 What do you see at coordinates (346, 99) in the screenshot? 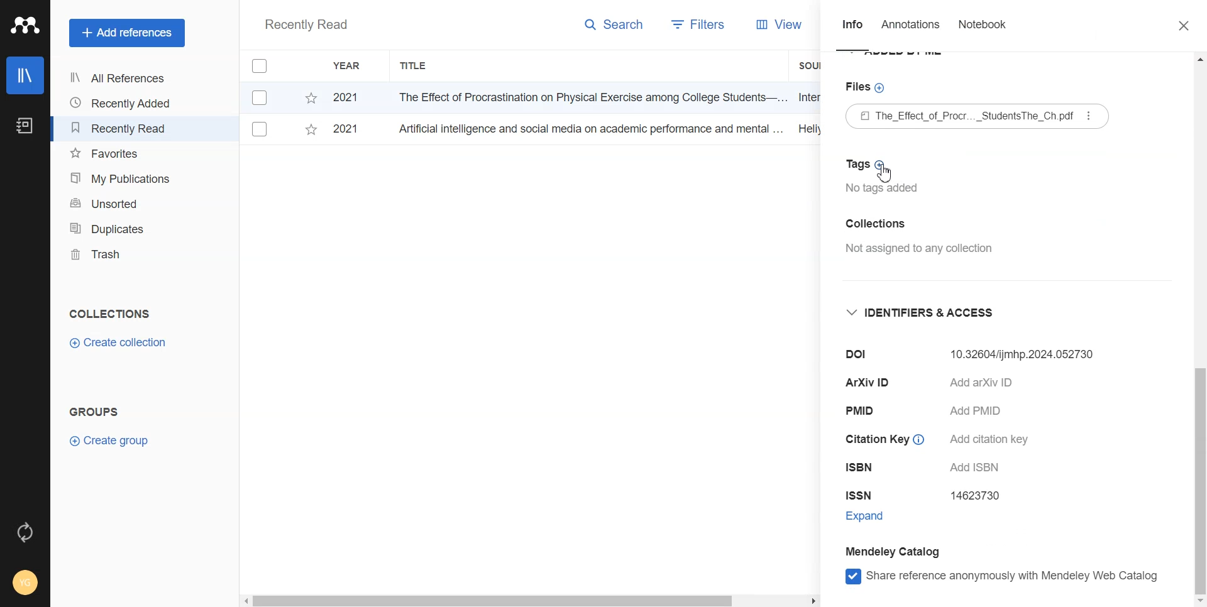
I see `2021` at bounding box center [346, 99].